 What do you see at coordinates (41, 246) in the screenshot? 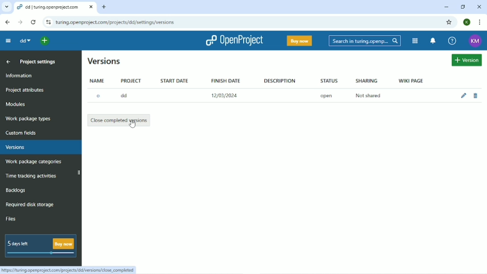
I see `5 days left` at bounding box center [41, 246].